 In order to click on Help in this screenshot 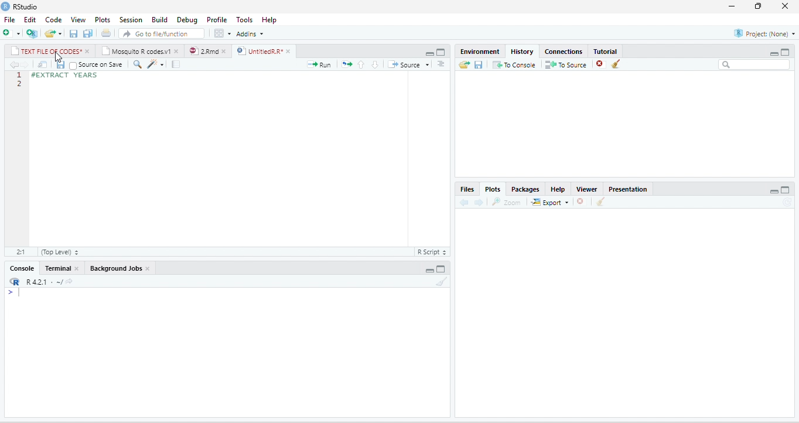, I will do `click(269, 21)`.